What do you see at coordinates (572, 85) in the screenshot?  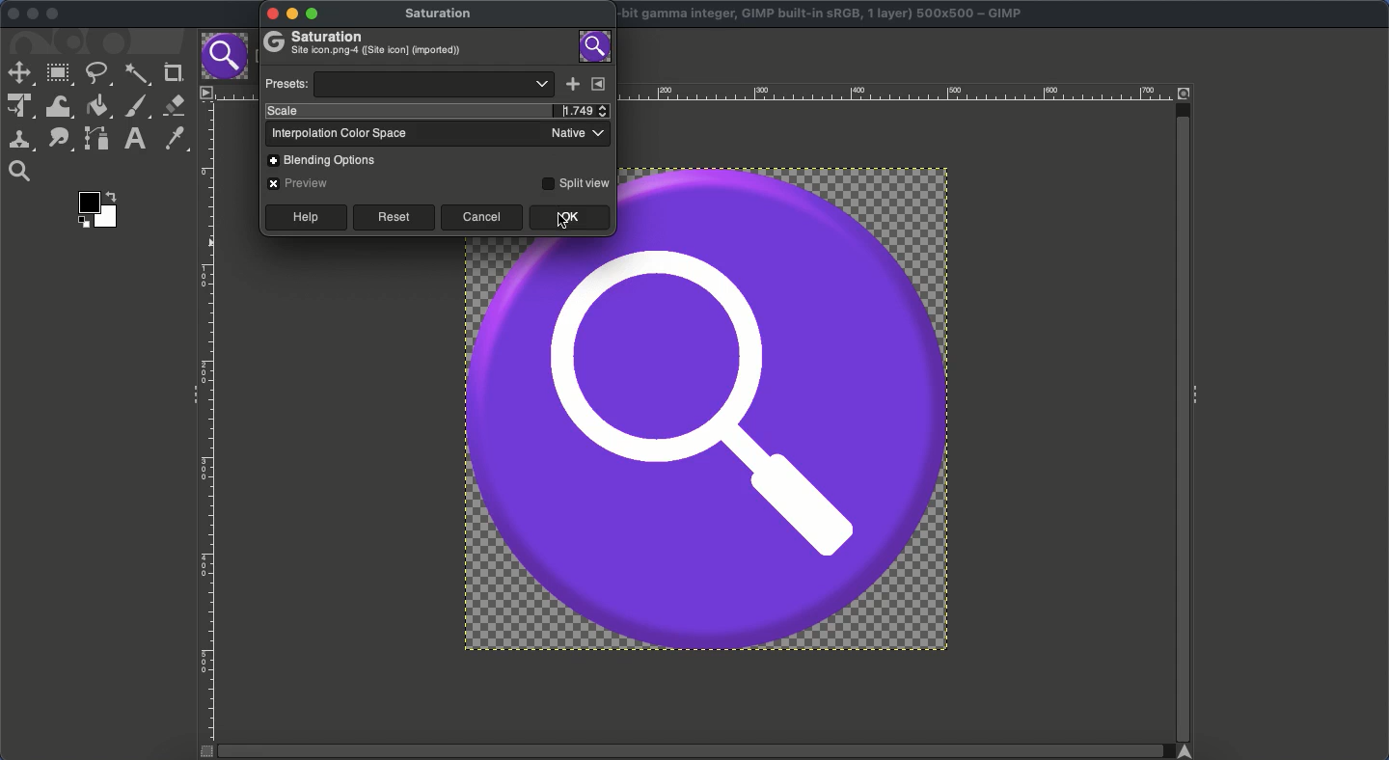 I see `Add` at bounding box center [572, 85].